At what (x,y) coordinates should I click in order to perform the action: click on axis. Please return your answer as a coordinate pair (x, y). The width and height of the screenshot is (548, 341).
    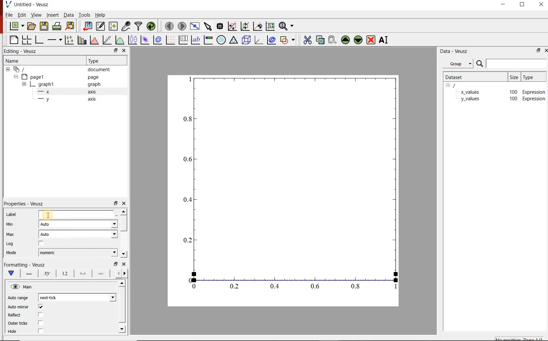
    Looking at the image, I should click on (92, 99).